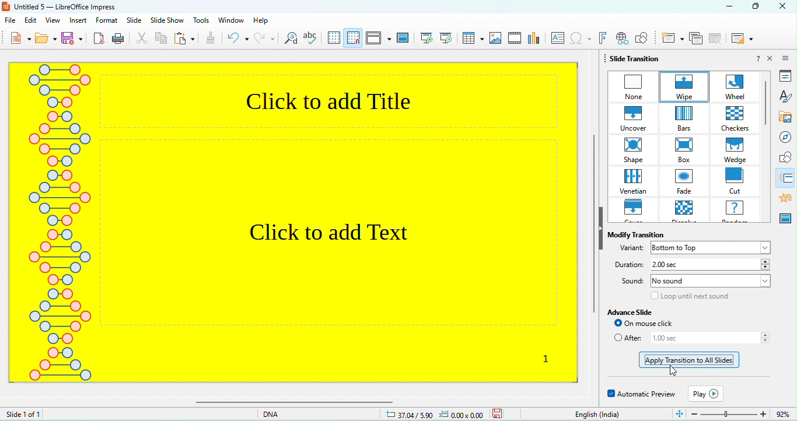 The width and height of the screenshot is (797, 421). What do you see at coordinates (280, 415) in the screenshot?
I see `dna` at bounding box center [280, 415].